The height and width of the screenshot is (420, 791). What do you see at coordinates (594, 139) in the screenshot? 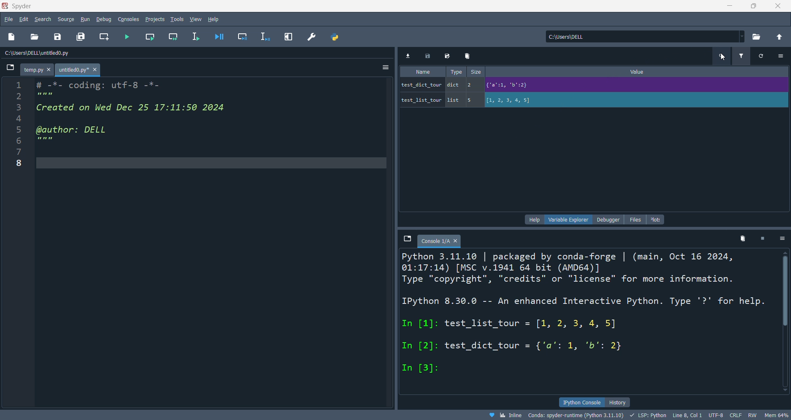
I see `variable explorer pane` at bounding box center [594, 139].